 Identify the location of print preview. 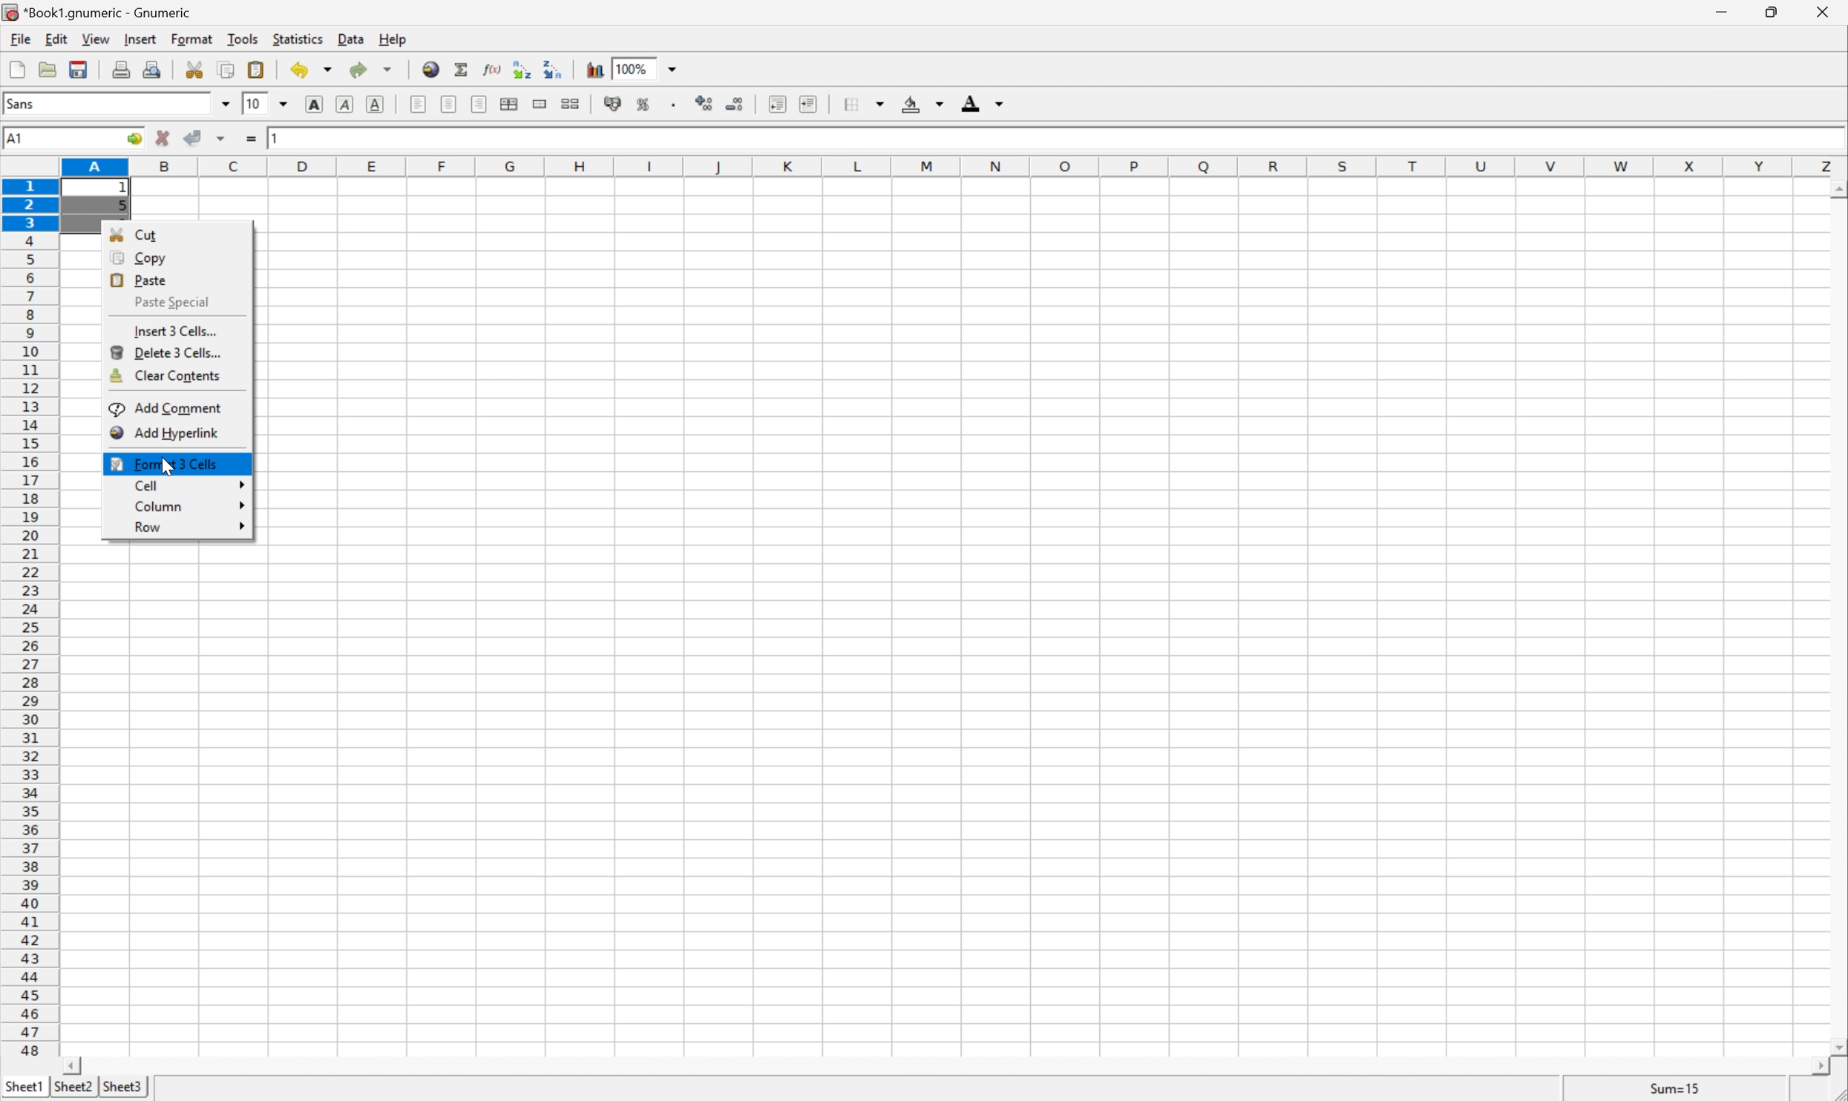
(151, 68).